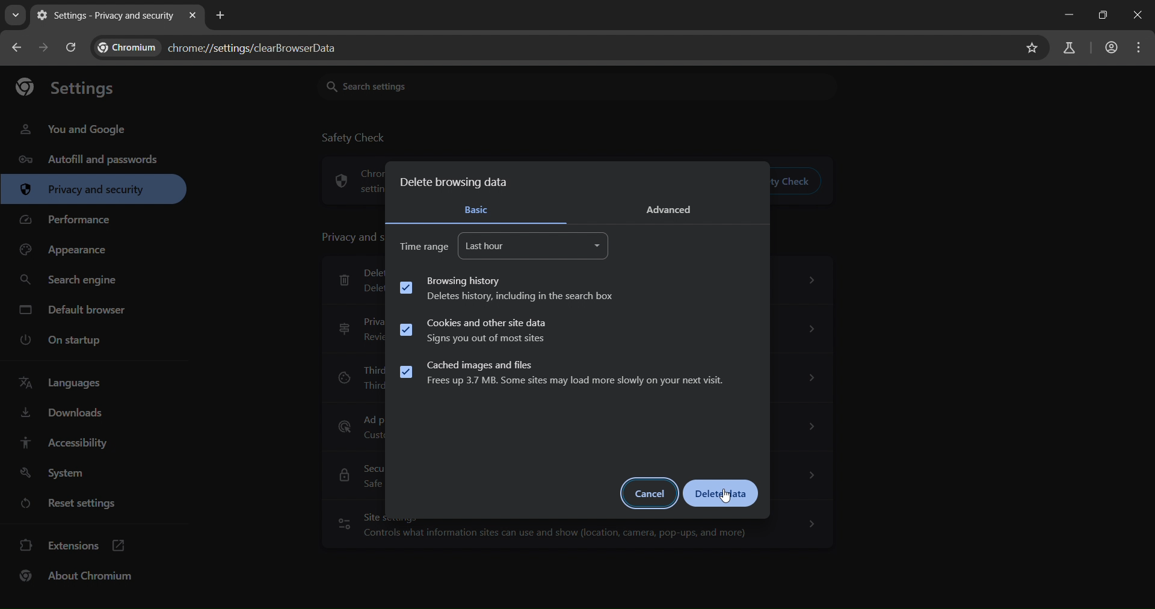  Describe the element at coordinates (84, 580) in the screenshot. I see `about chromium` at that location.